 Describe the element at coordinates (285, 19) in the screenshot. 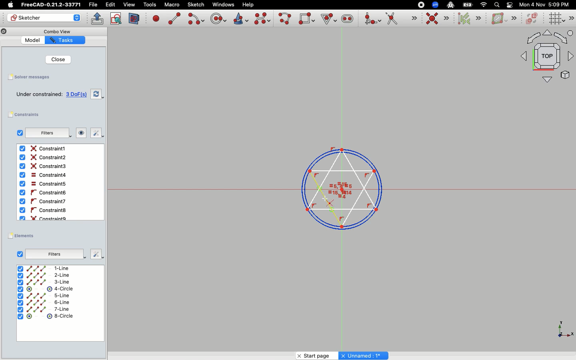

I see `Create poly line` at that location.